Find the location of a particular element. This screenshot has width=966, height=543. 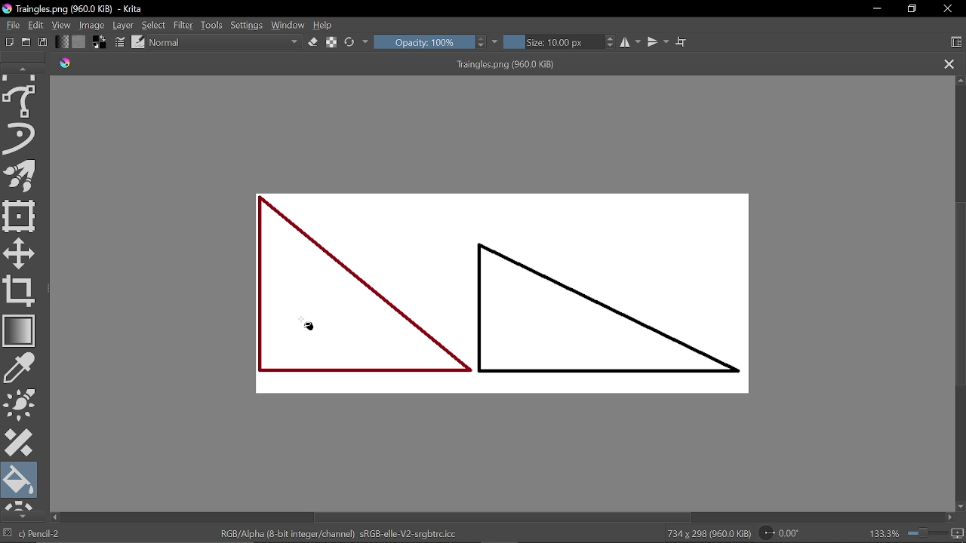

Minimize is located at coordinates (875, 9).